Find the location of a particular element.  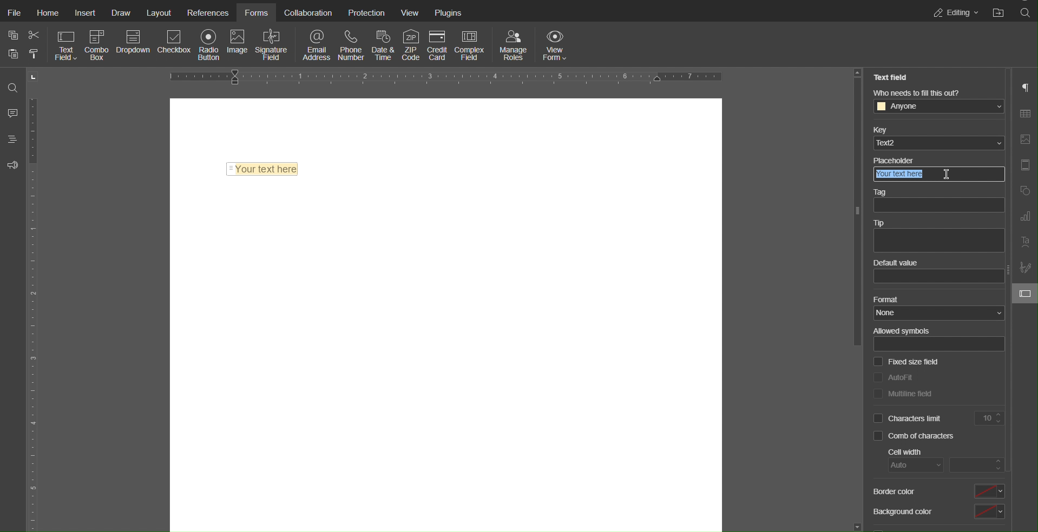

Search is located at coordinates (14, 87).